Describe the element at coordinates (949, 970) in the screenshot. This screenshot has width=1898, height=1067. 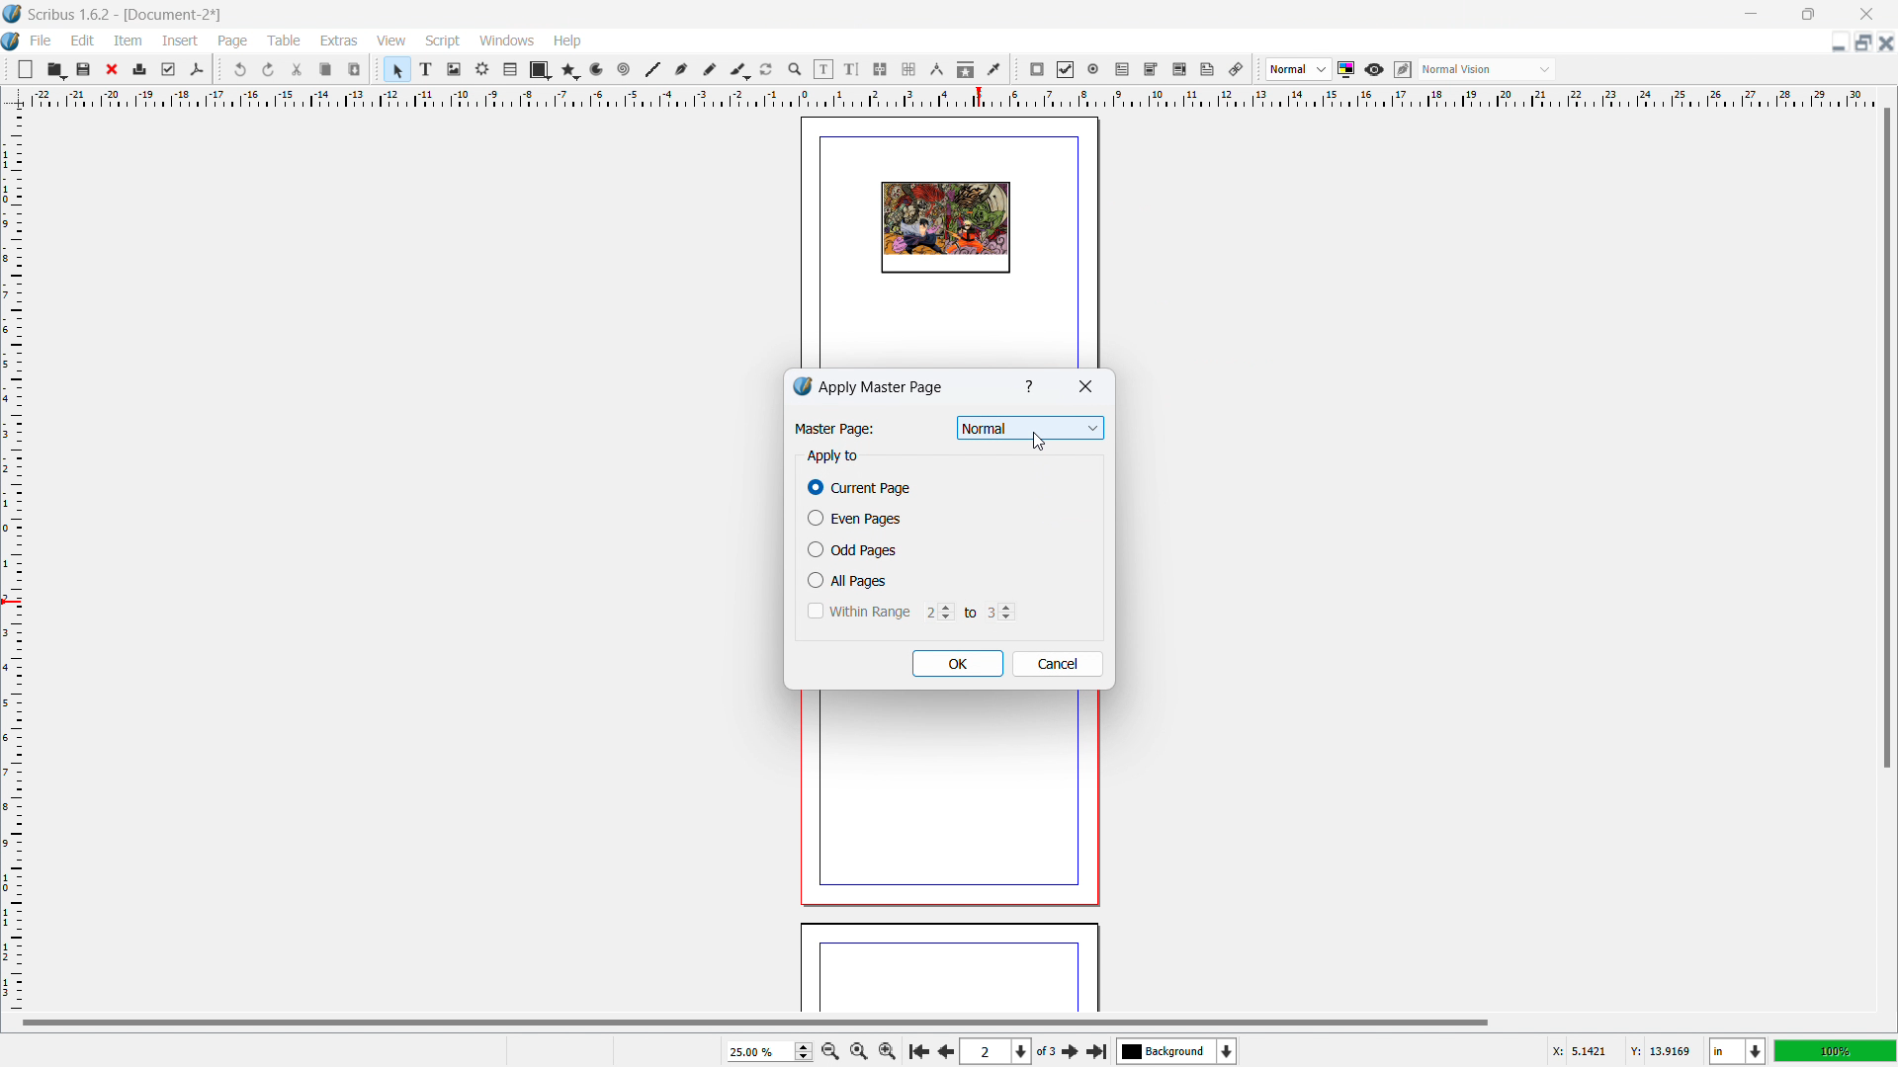
I see `page` at that location.